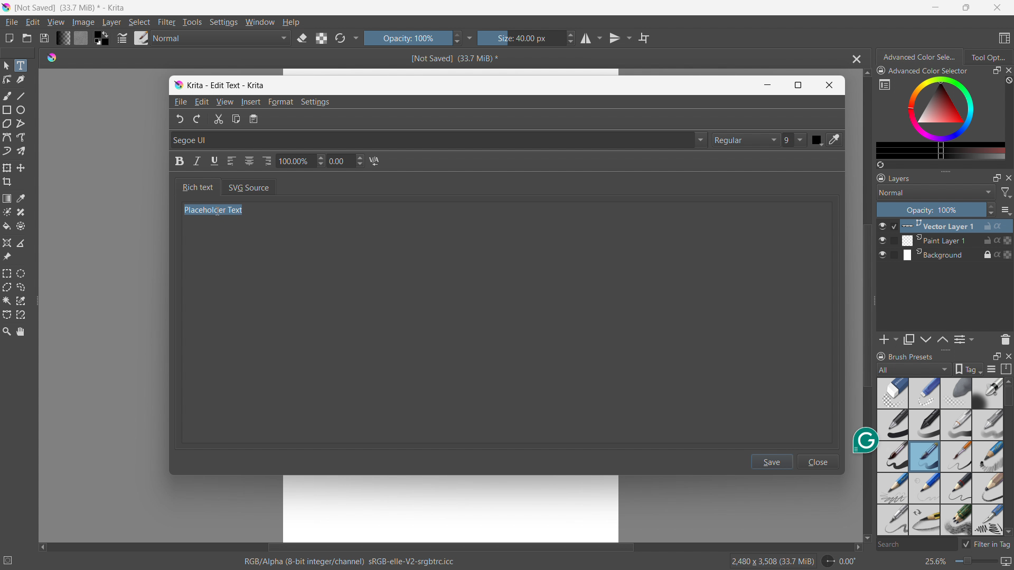 The width and height of the screenshot is (1014, 570). I want to click on reload original preset, so click(340, 37).